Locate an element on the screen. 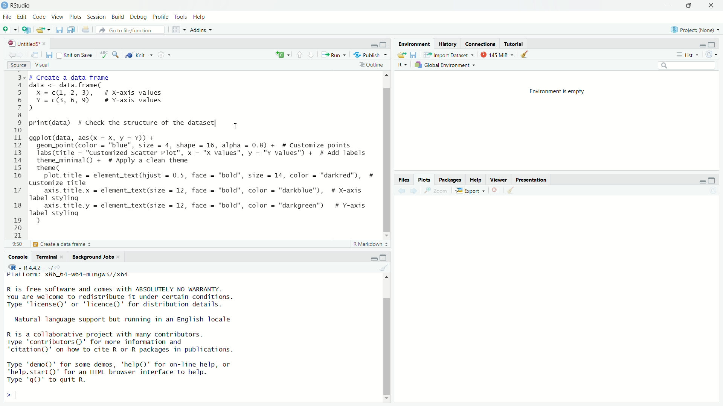  Forward is located at coordinates (413, 191).